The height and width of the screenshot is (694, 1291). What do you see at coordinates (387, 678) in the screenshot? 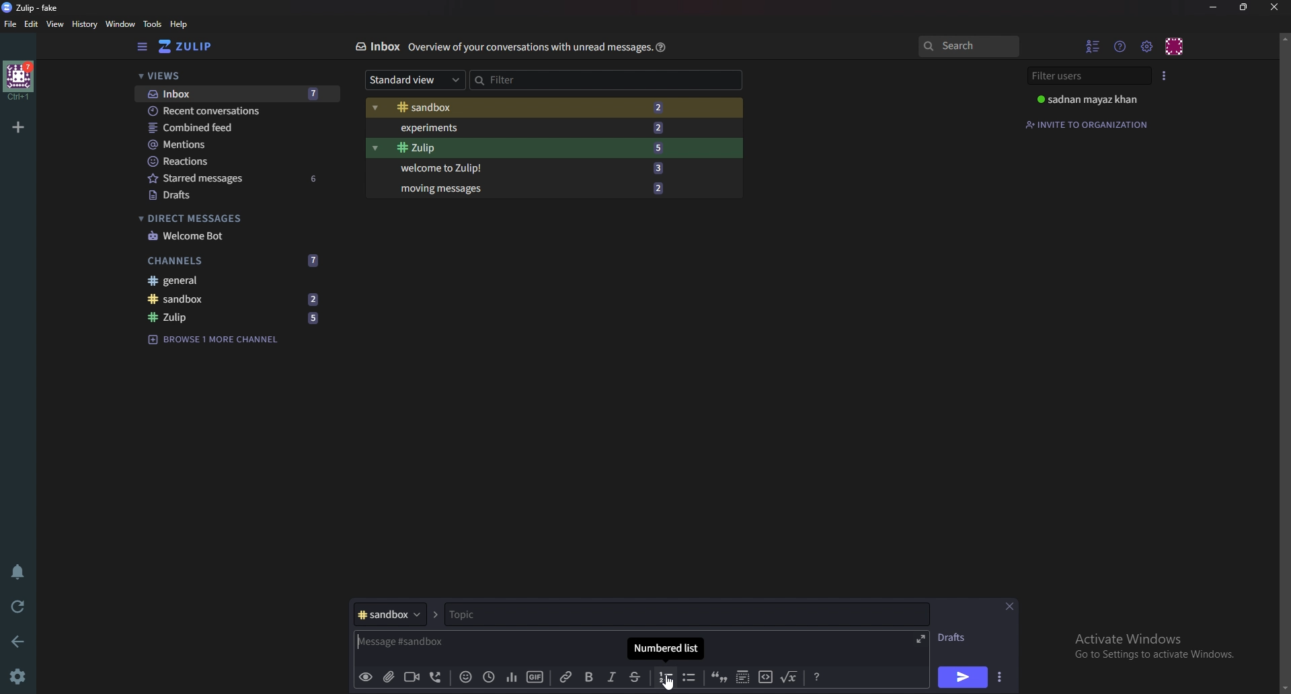
I see `Add a file` at bounding box center [387, 678].